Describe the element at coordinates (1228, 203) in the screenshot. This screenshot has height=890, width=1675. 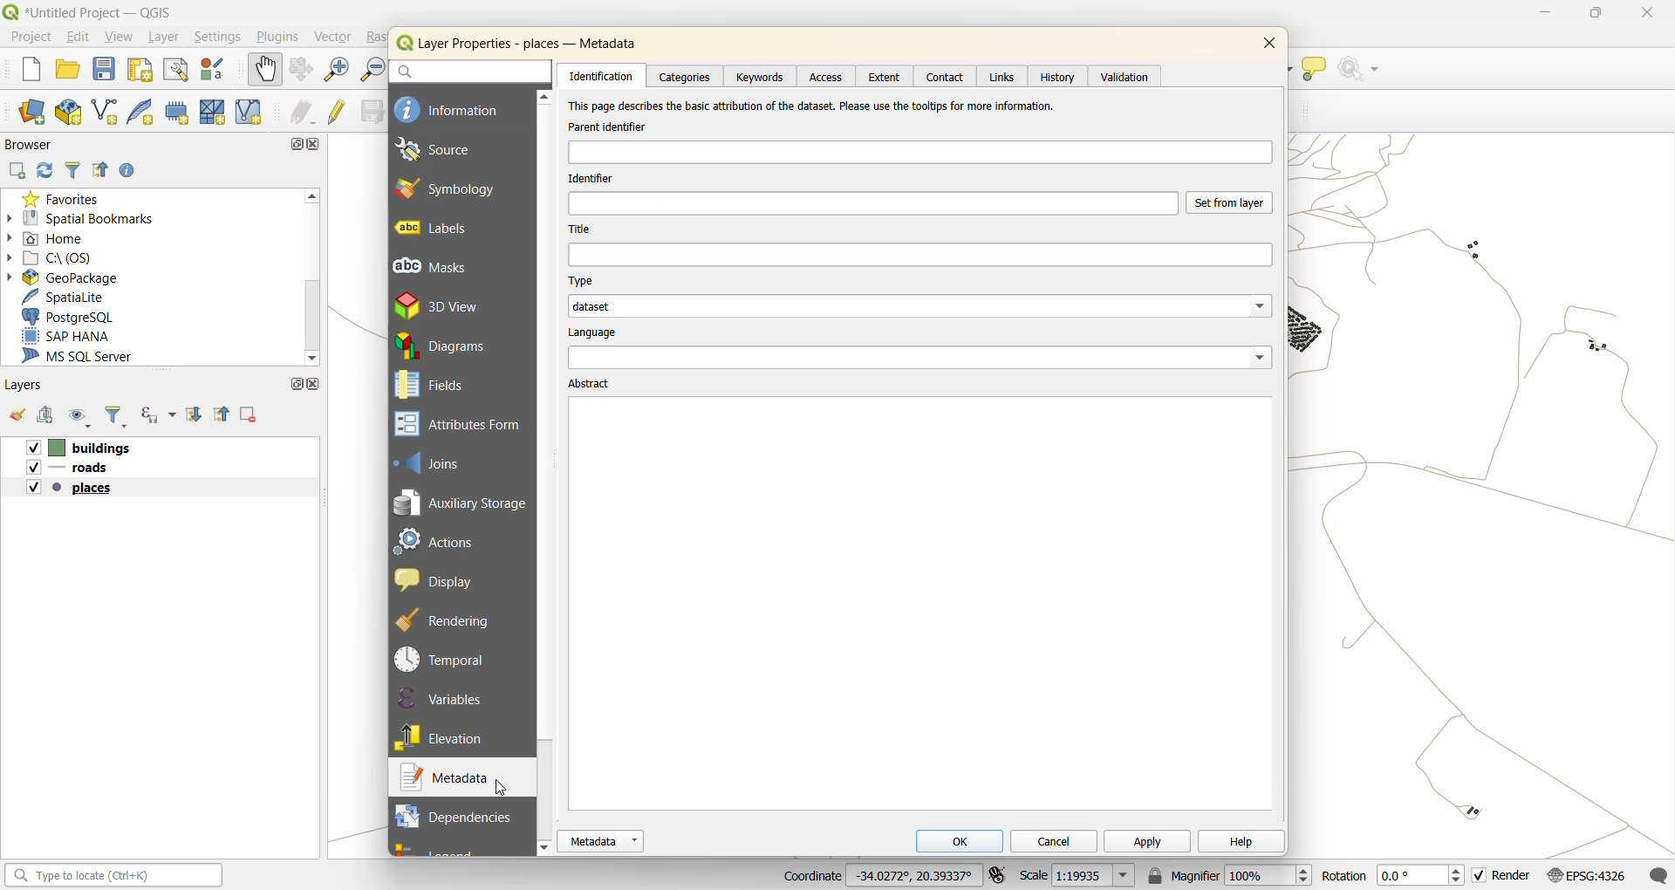
I see `set from layer` at that location.